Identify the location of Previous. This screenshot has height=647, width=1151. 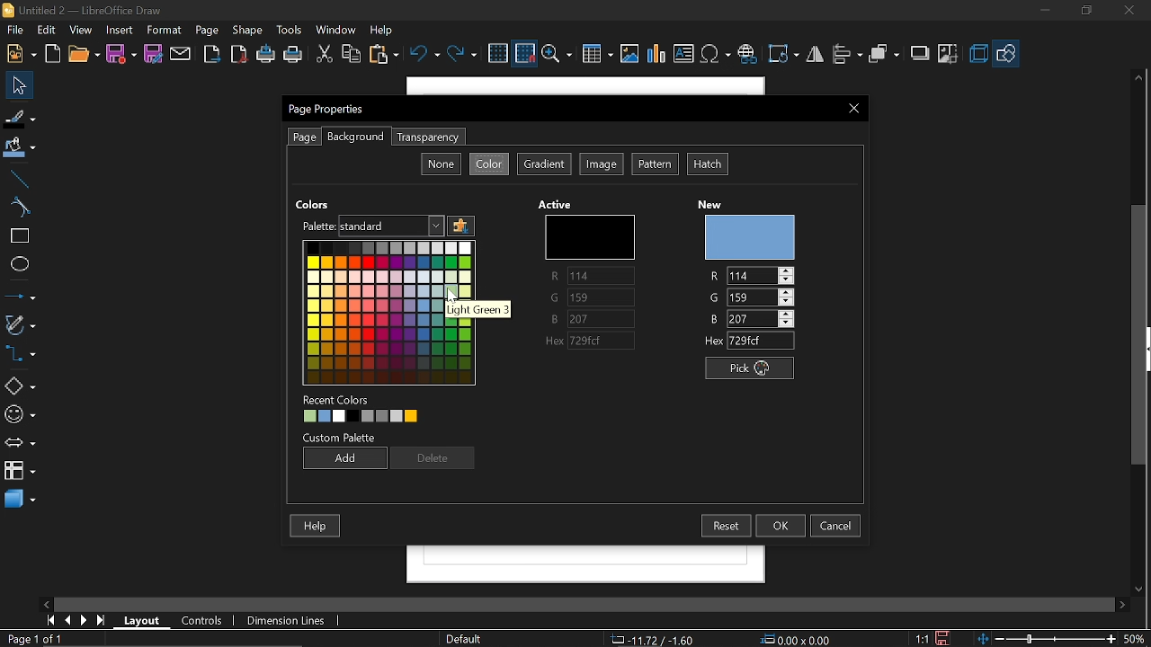
(69, 621).